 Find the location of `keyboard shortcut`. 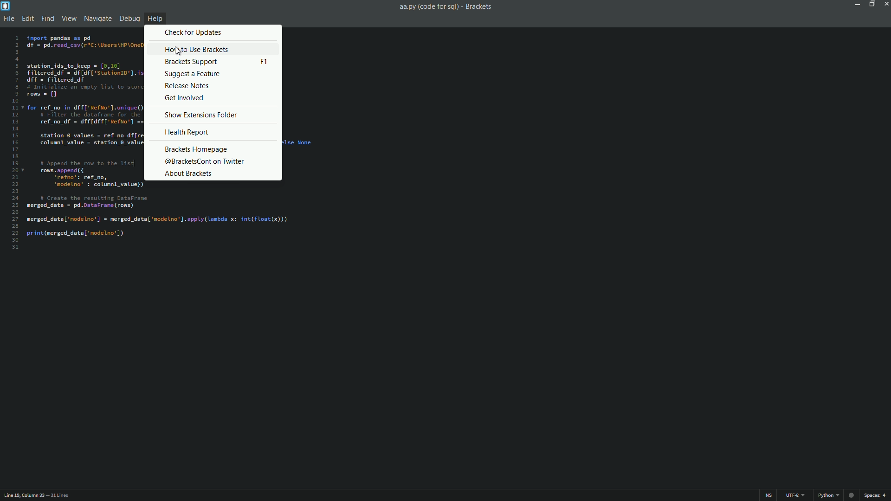

keyboard shortcut is located at coordinates (264, 59).